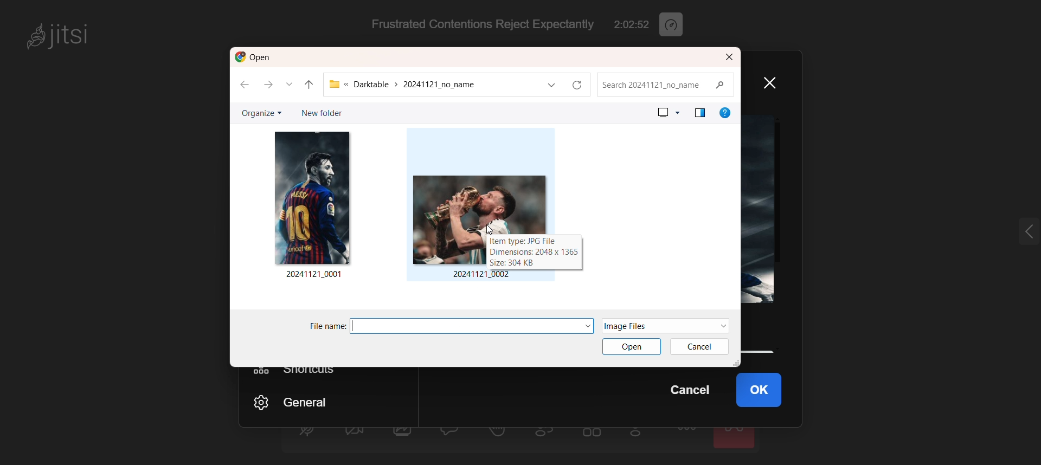 This screenshot has height=465, width=1041. What do you see at coordinates (315, 275) in the screenshot?
I see `20241121_0001` at bounding box center [315, 275].